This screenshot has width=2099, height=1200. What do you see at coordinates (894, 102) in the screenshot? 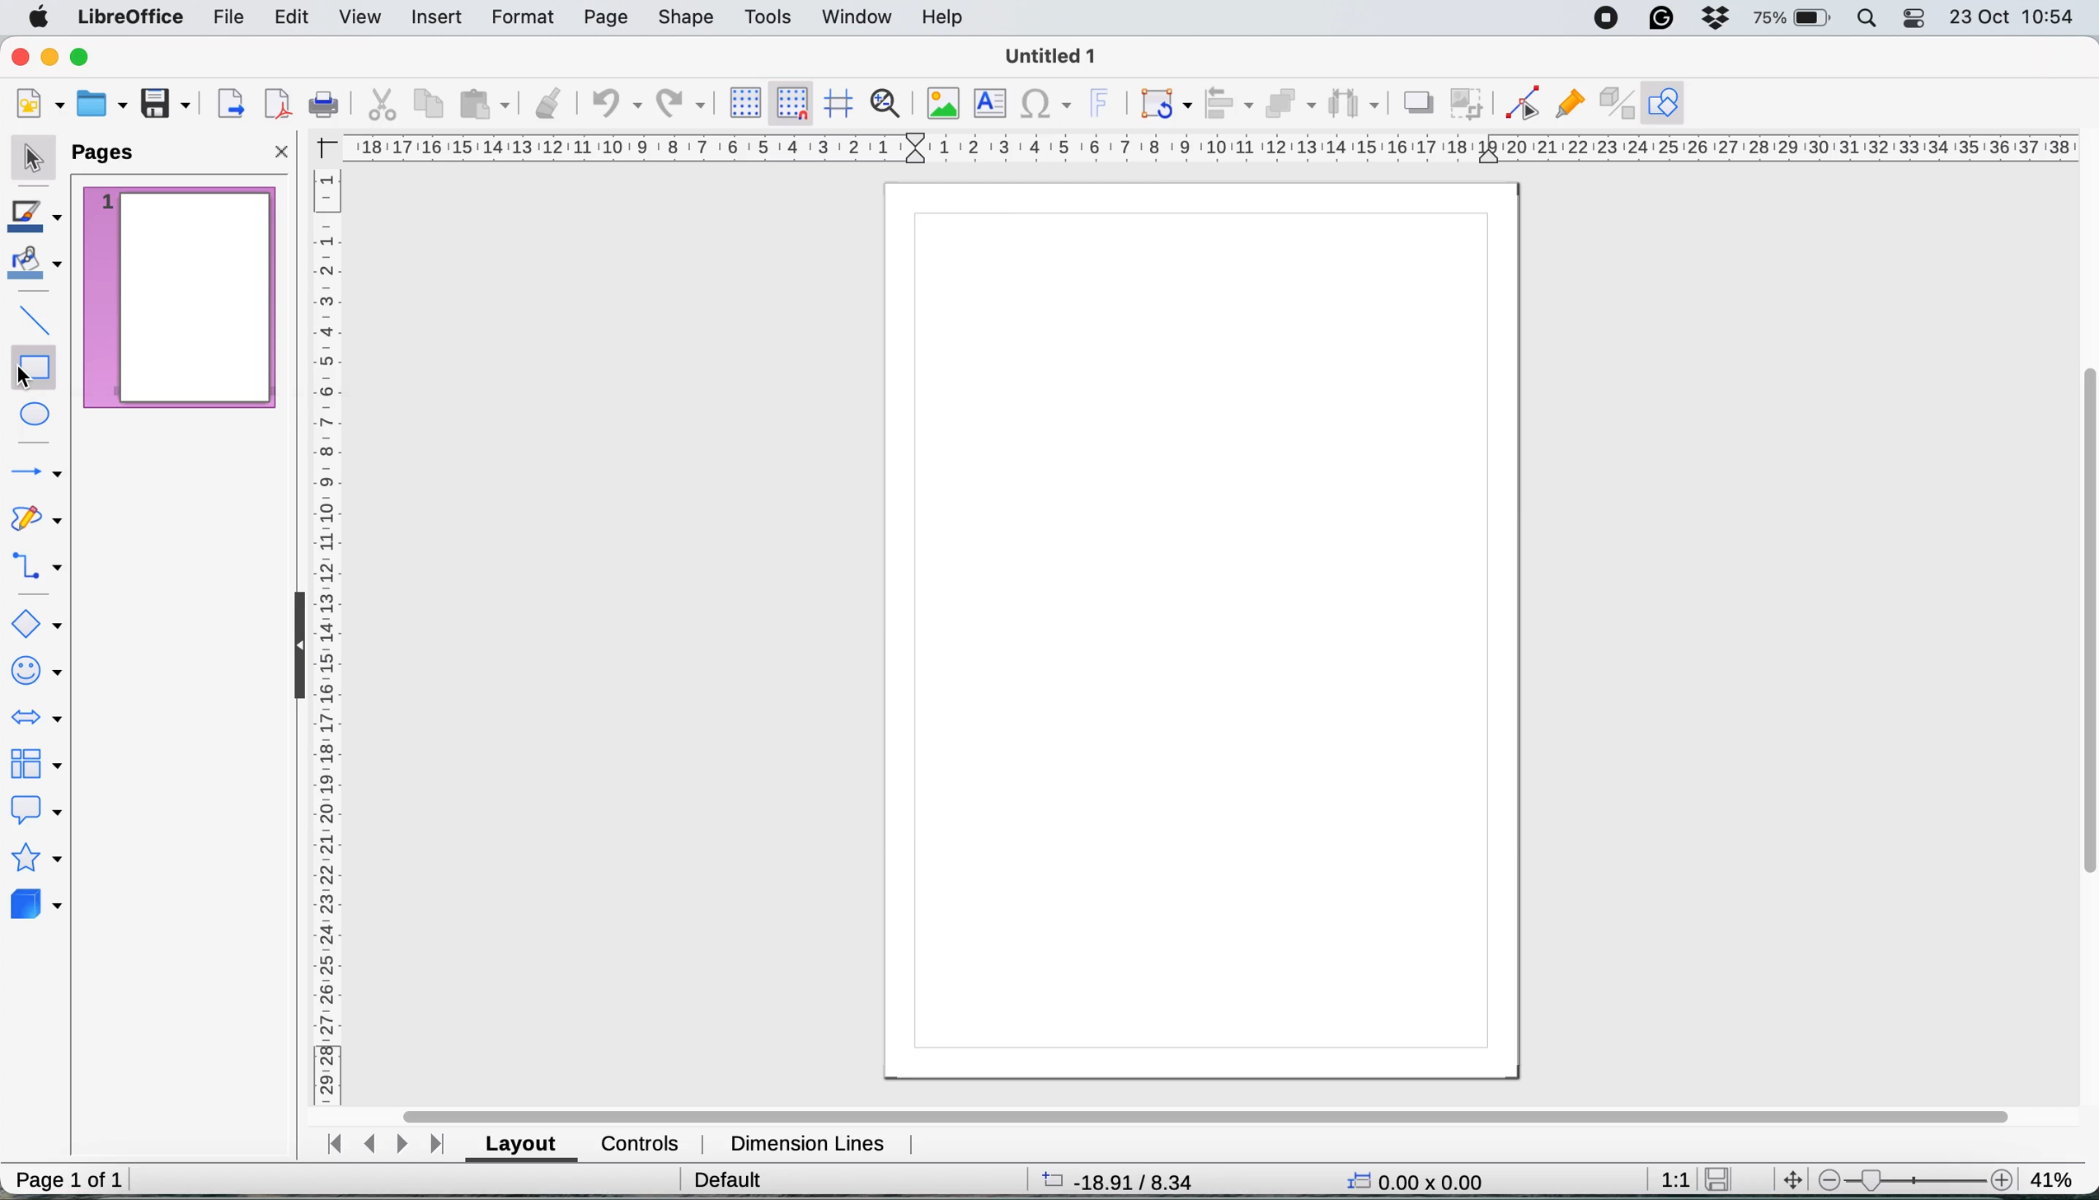
I see `zoom and pan` at bounding box center [894, 102].